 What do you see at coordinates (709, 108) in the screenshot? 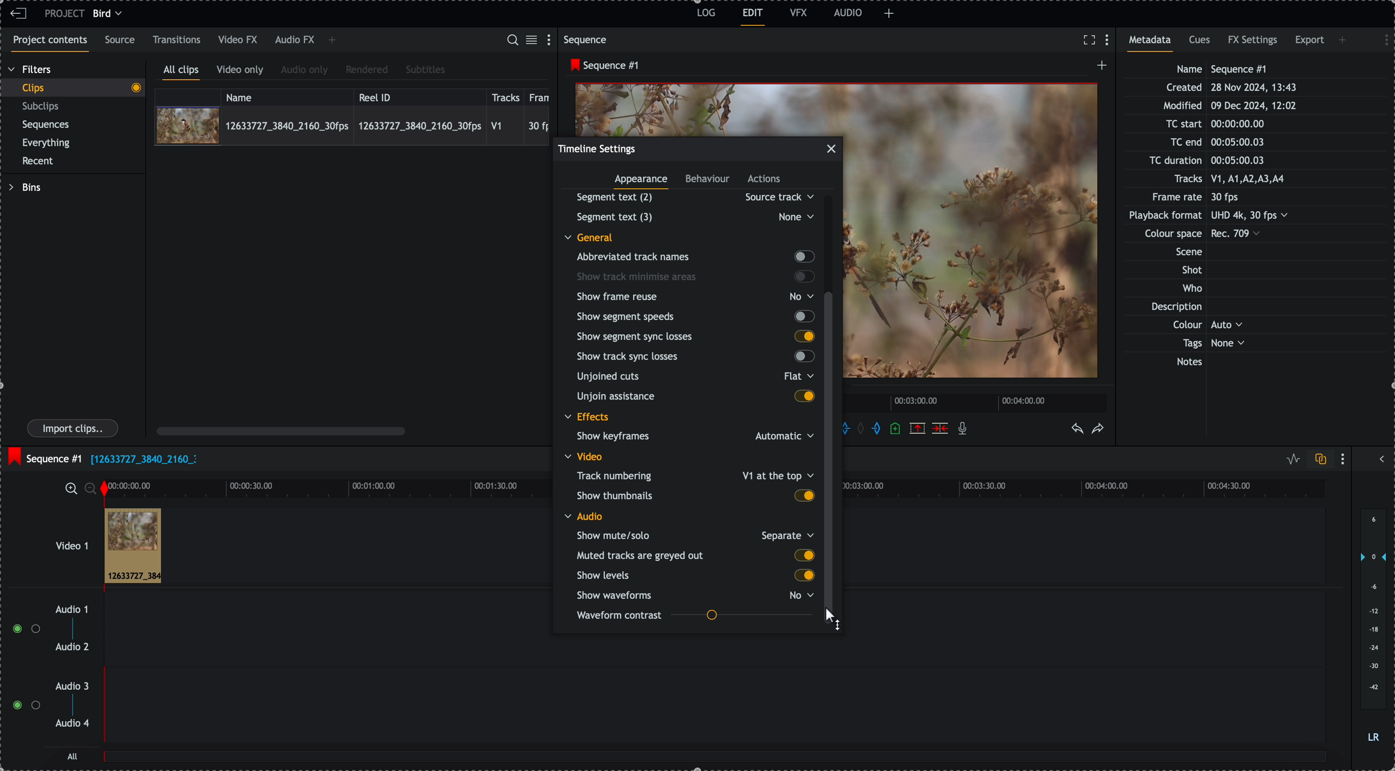
I see `video preview` at bounding box center [709, 108].